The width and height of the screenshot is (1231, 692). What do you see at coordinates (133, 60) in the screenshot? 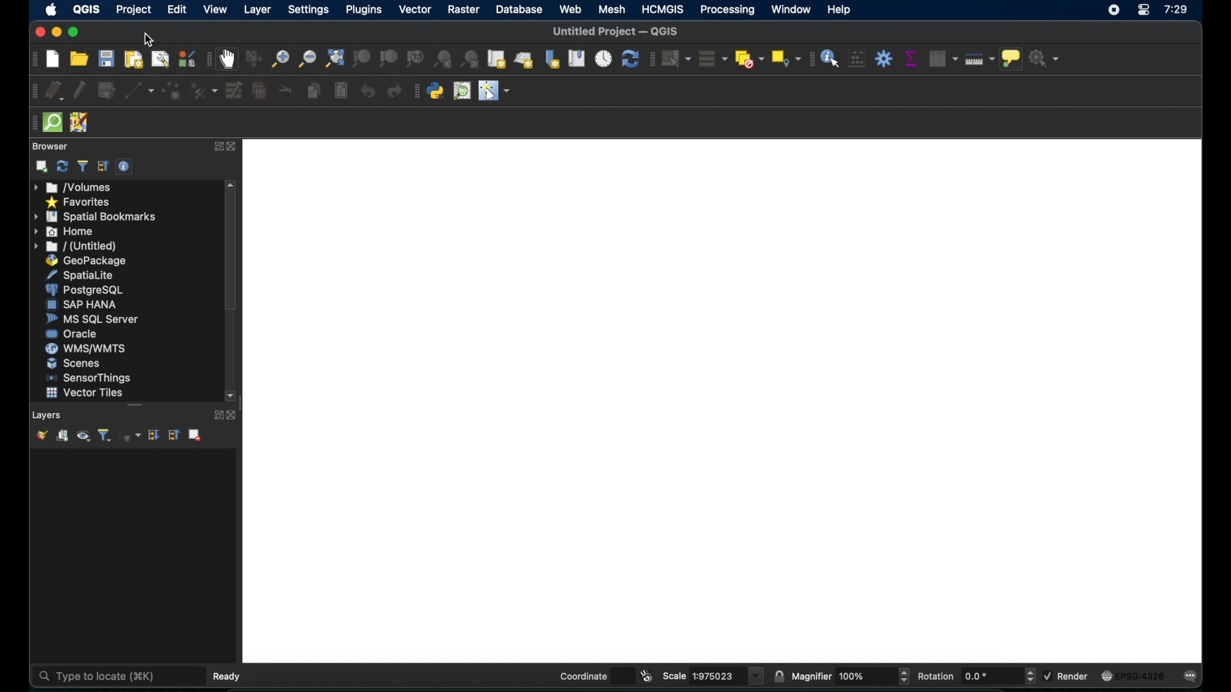
I see `new print layout` at bounding box center [133, 60].